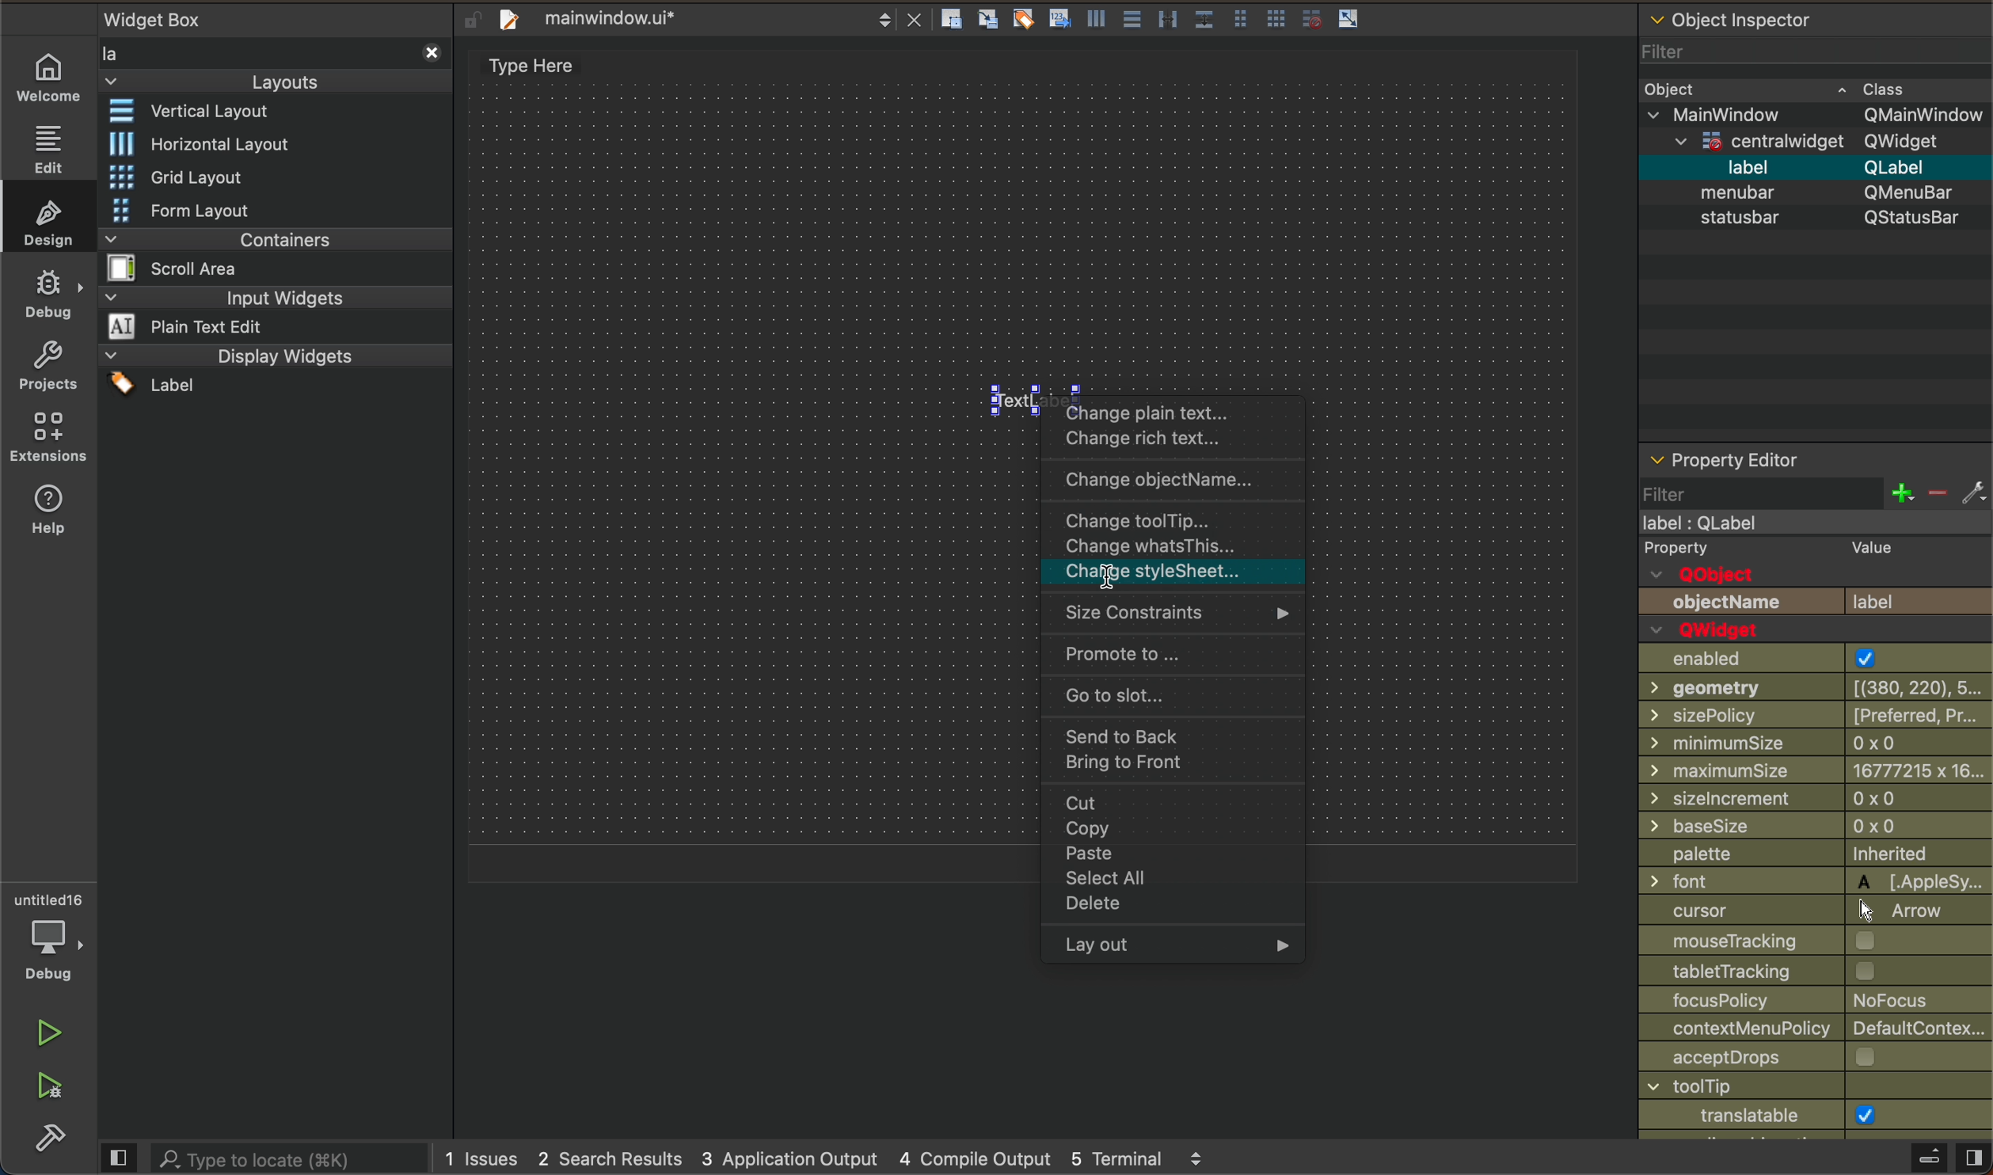  I want to click on status bar, so click(1820, 226).